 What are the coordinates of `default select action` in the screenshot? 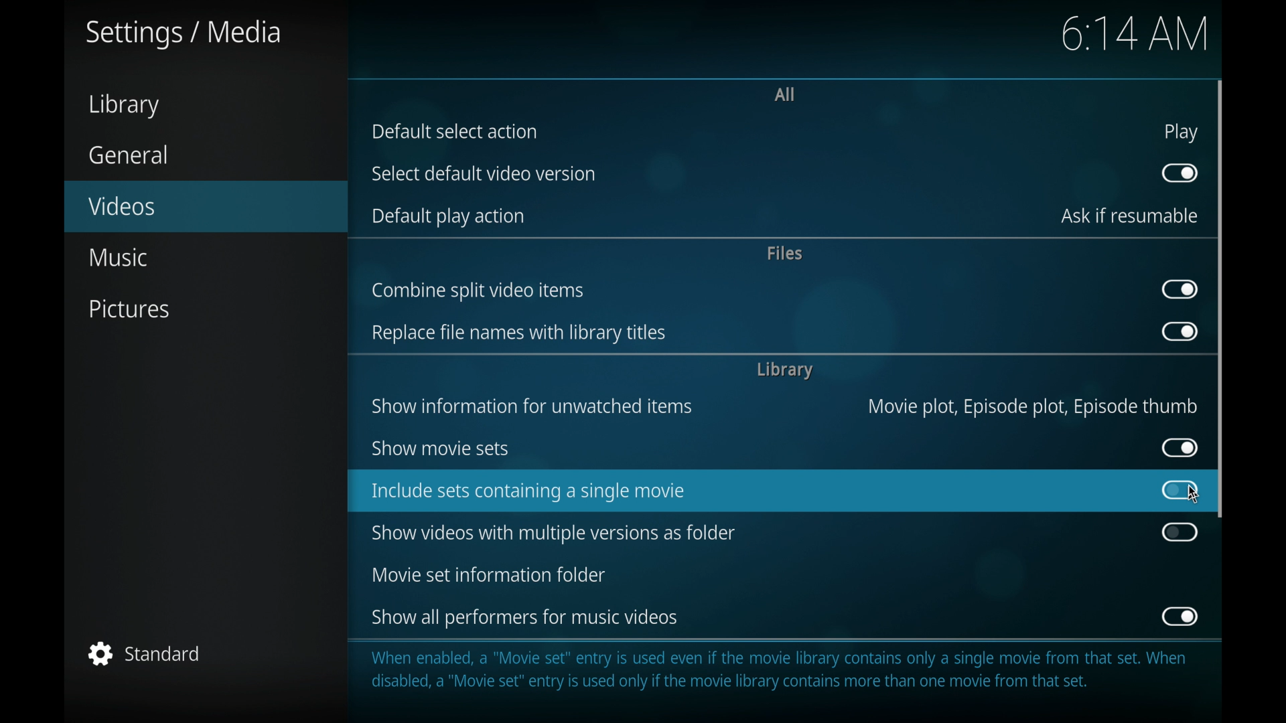 It's located at (455, 131).